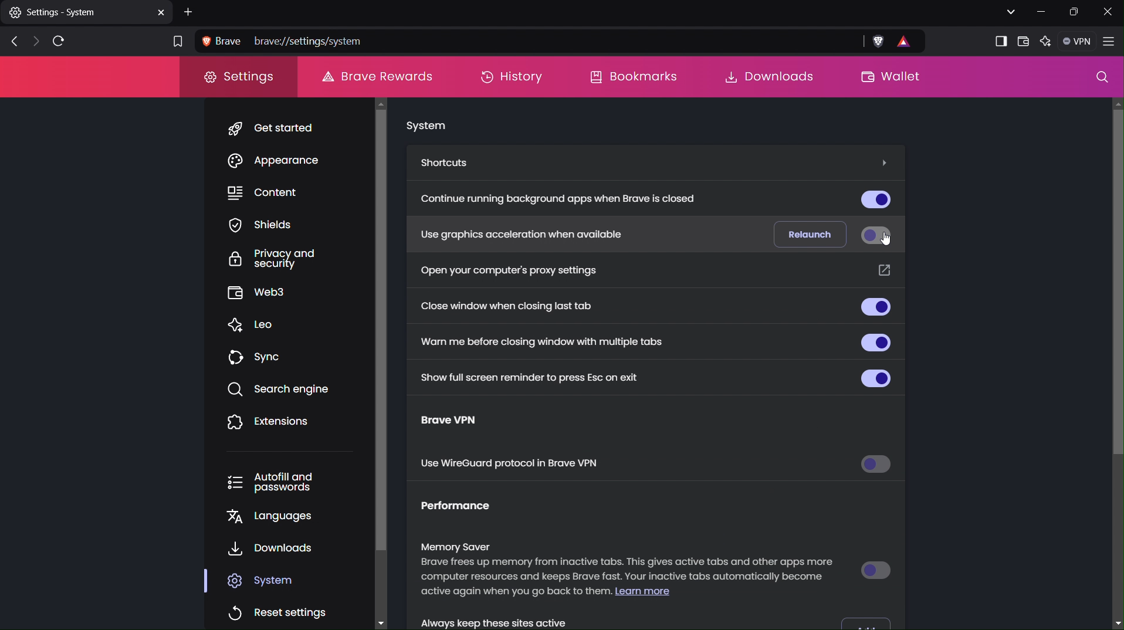  What do you see at coordinates (561, 42) in the screenshot?
I see `Address Bar` at bounding box center [561, 42].